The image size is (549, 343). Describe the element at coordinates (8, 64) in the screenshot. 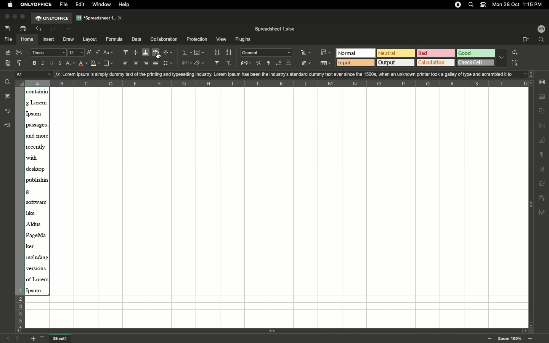

I see `Paste` at that location.